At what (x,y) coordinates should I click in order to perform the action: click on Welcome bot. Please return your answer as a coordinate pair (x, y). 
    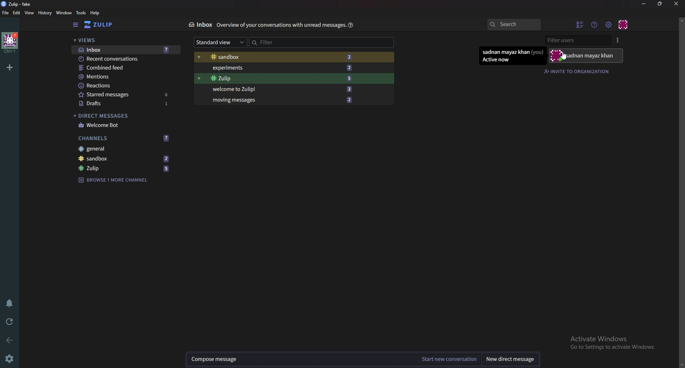
    Looking at the image, I should click on (123, 125).